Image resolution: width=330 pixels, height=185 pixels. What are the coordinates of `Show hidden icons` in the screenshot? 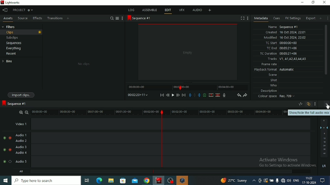 It's located at (254, 180).